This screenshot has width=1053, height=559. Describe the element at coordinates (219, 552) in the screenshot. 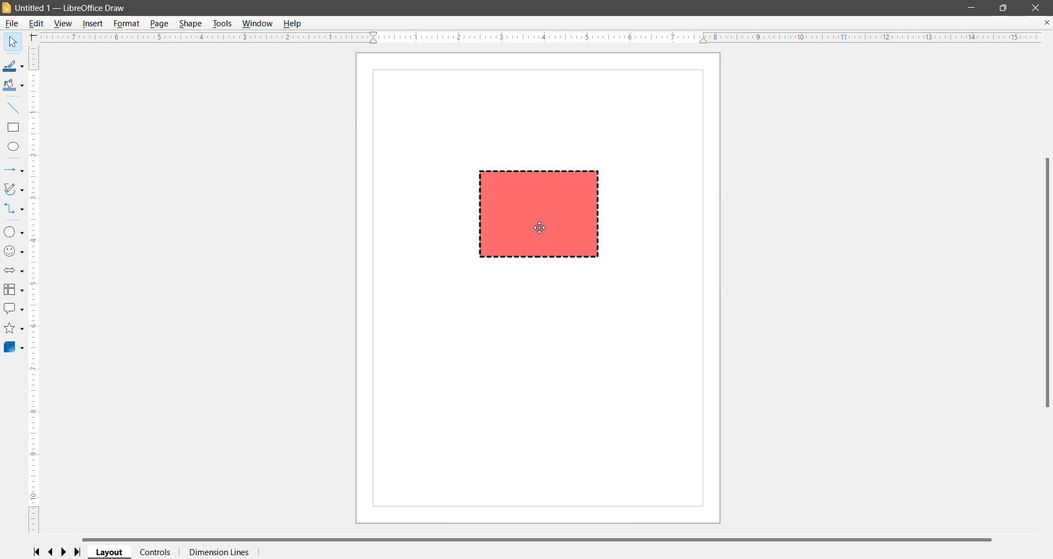

I see `Dimension Lines` at that location.